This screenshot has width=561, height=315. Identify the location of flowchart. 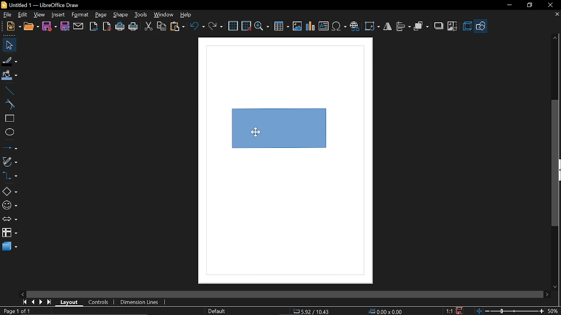
(9, 234).